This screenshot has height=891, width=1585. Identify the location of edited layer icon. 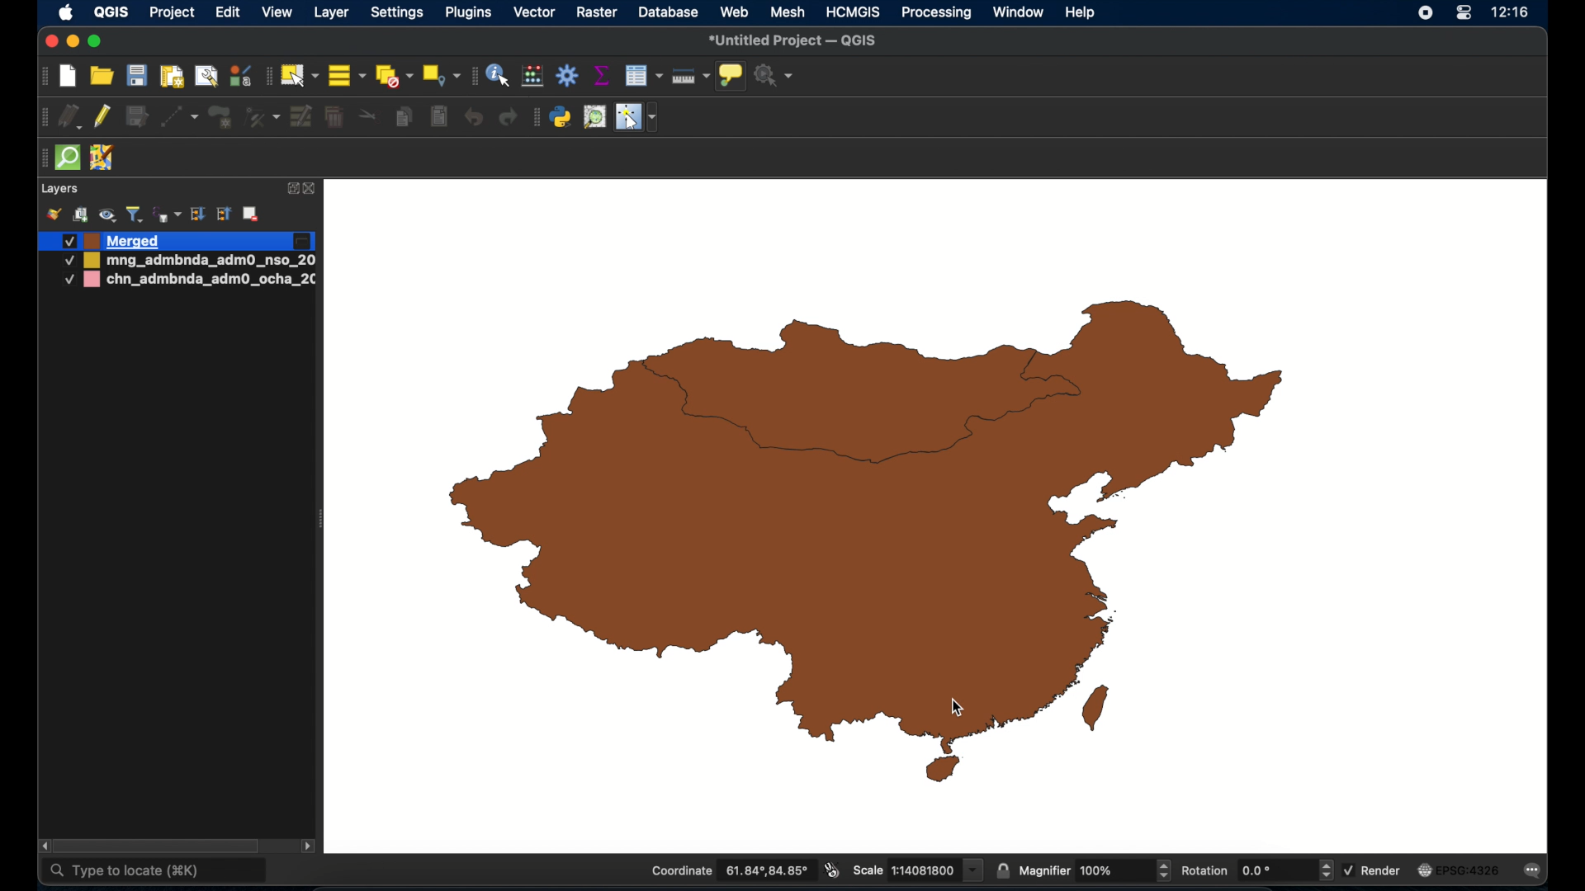
(301, 242).